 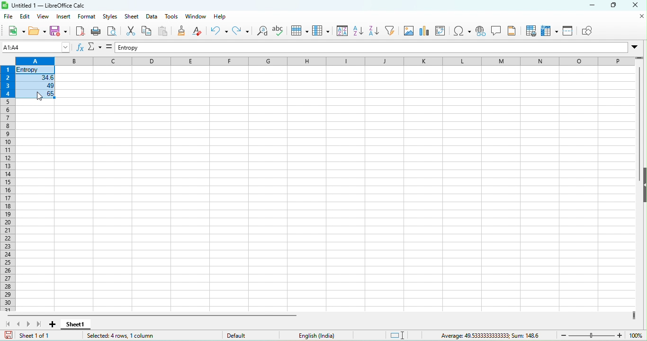 I want to click on text language, so click(x=319, y=335).